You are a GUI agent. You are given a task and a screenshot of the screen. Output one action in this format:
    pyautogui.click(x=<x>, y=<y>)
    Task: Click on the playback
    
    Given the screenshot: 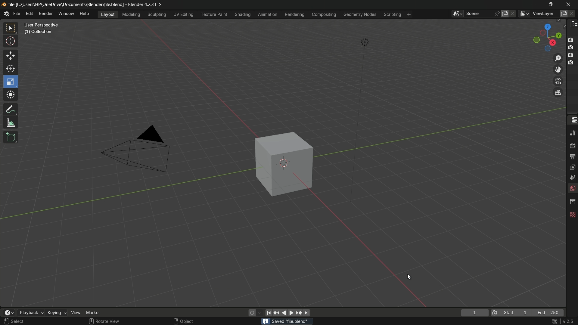 What is the action you would take?
    pyautogui.click(x=30, y=313)
    